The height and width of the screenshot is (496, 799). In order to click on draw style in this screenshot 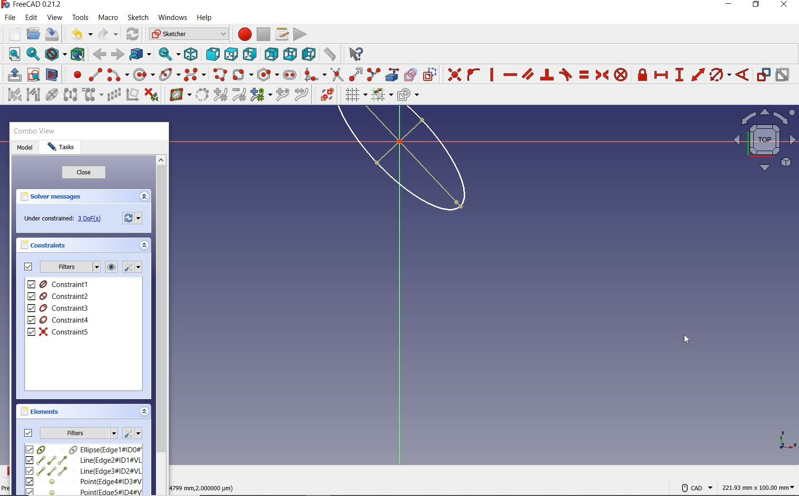, I will do `click(56, 54)`.